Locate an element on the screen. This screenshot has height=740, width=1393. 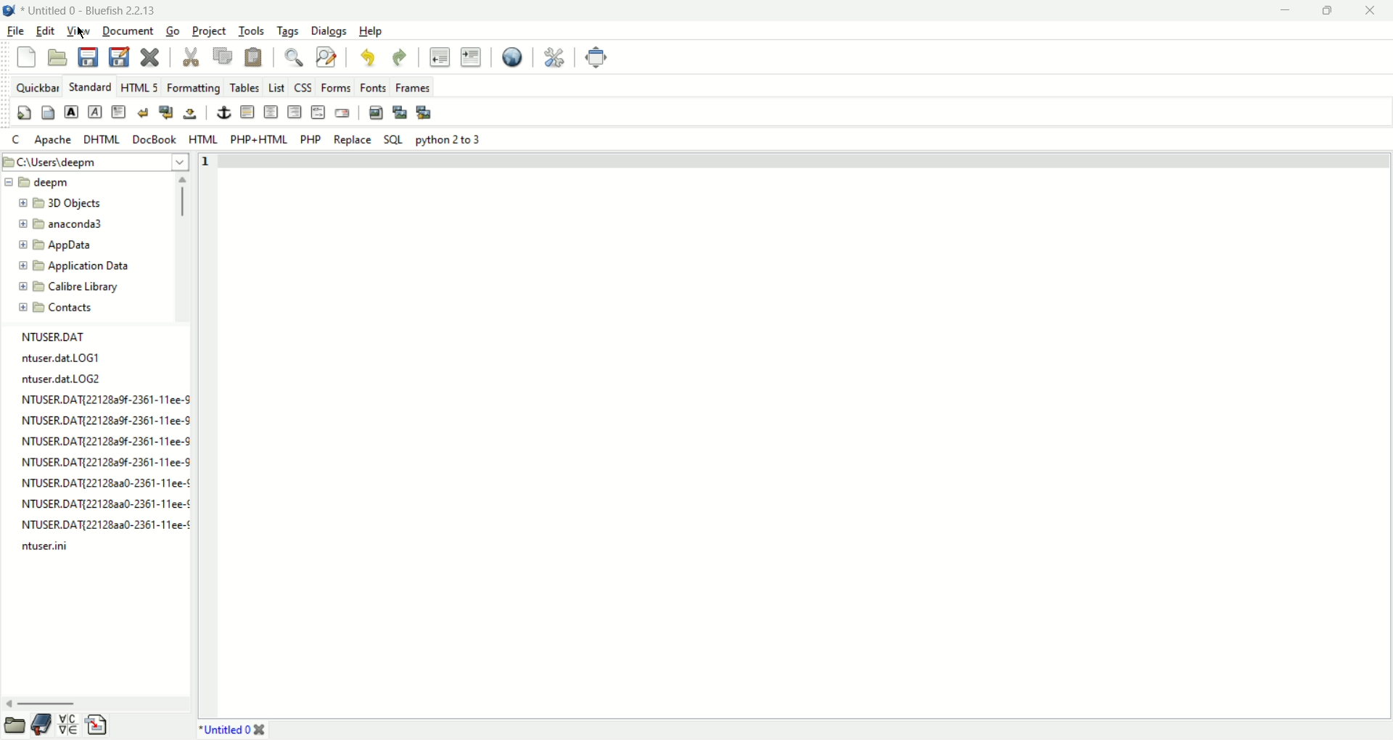
fonts is located at coordinates (371, 89).